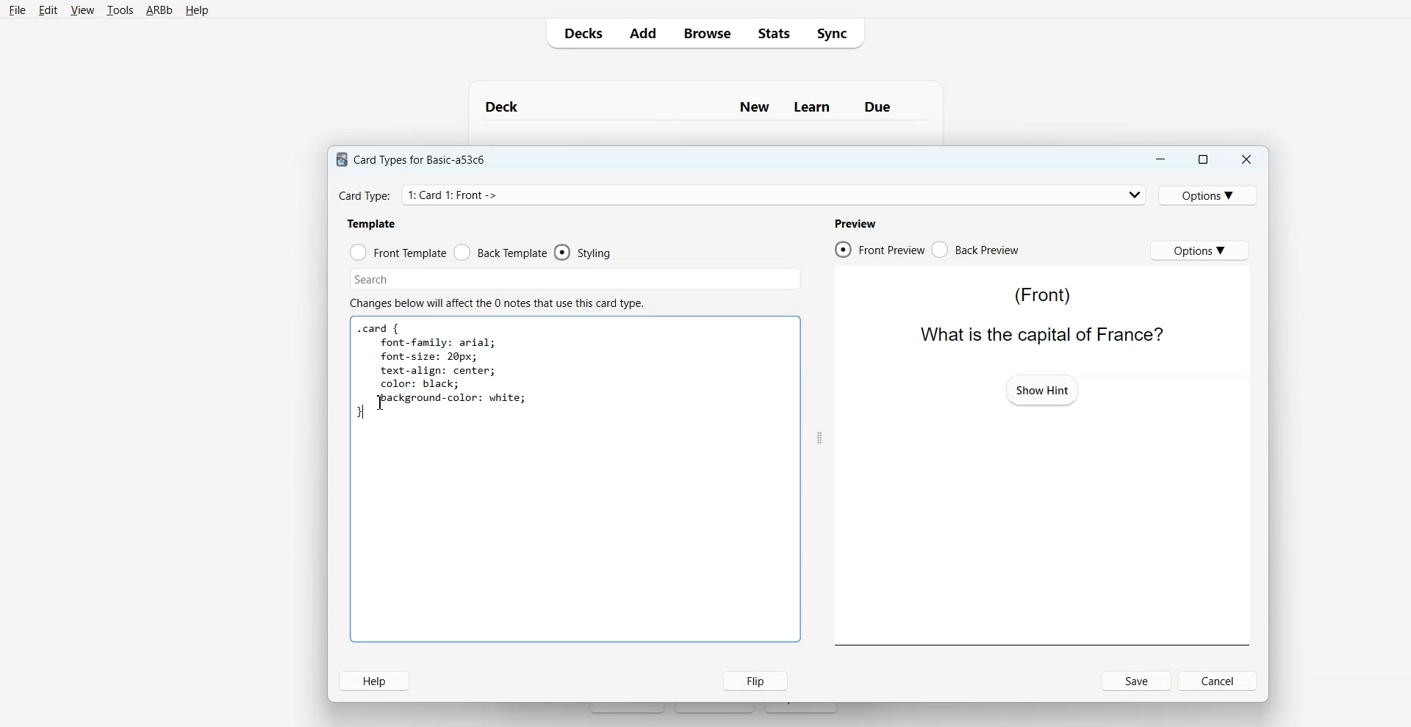 Image resolution: width=1411 pixels, height=727 pixels. Describe the element at coordinates (1246, 160) in the screenshot. I see `Close` at that location.